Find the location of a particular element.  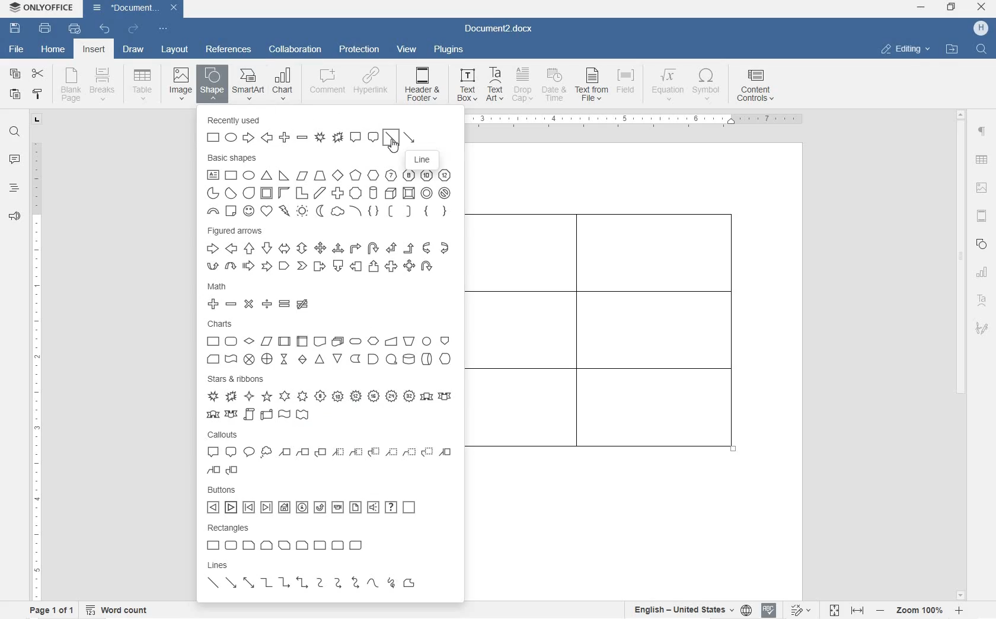

Document3.docx is located at coordinates (502, 30).